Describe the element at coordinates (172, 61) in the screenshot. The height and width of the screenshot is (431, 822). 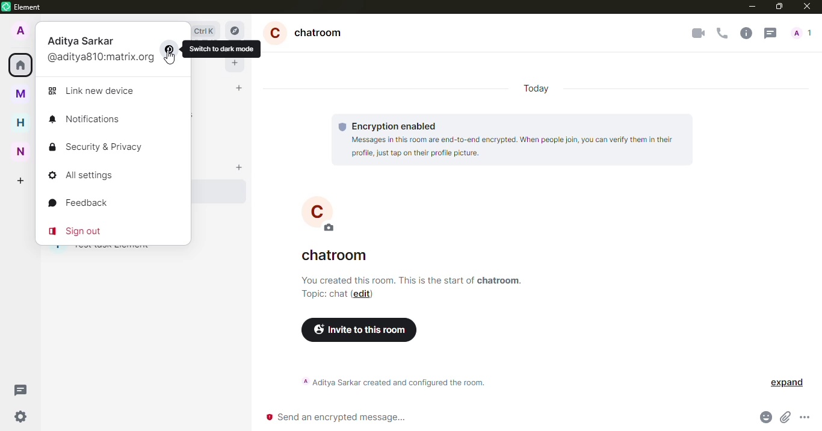
I see `cursor` at that location.